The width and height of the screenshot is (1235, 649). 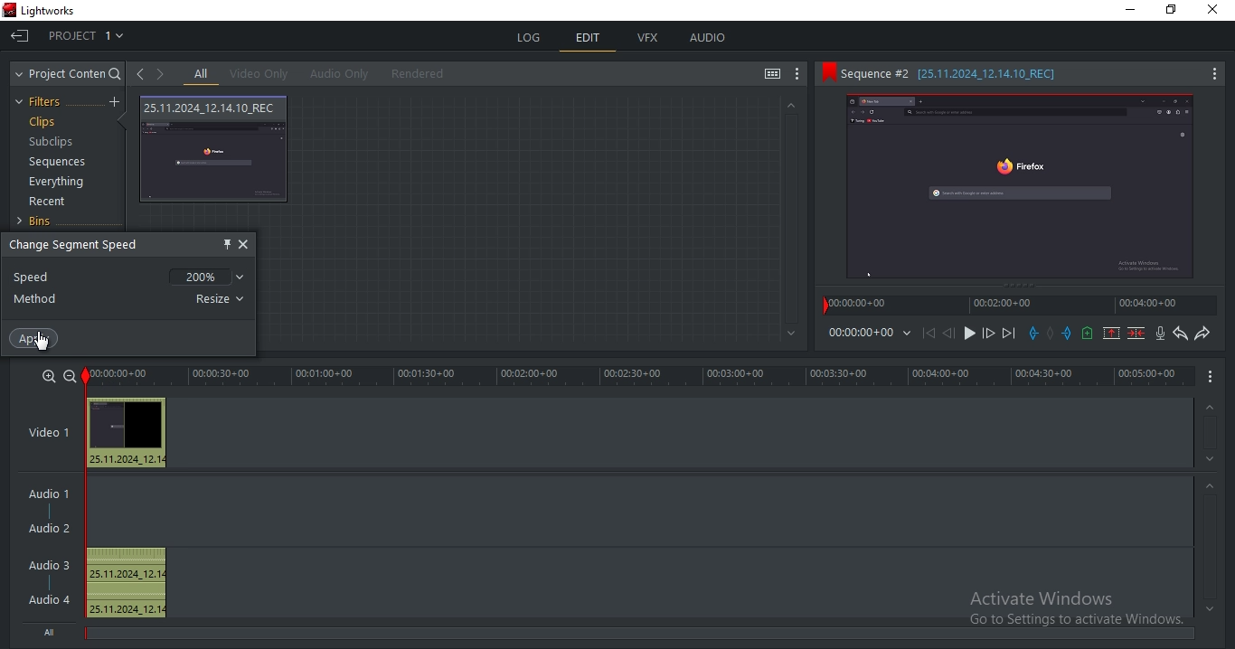 What do you see at coordinates (941, 334) in the screenshot?
I see `` at bounding box center [941, 334].